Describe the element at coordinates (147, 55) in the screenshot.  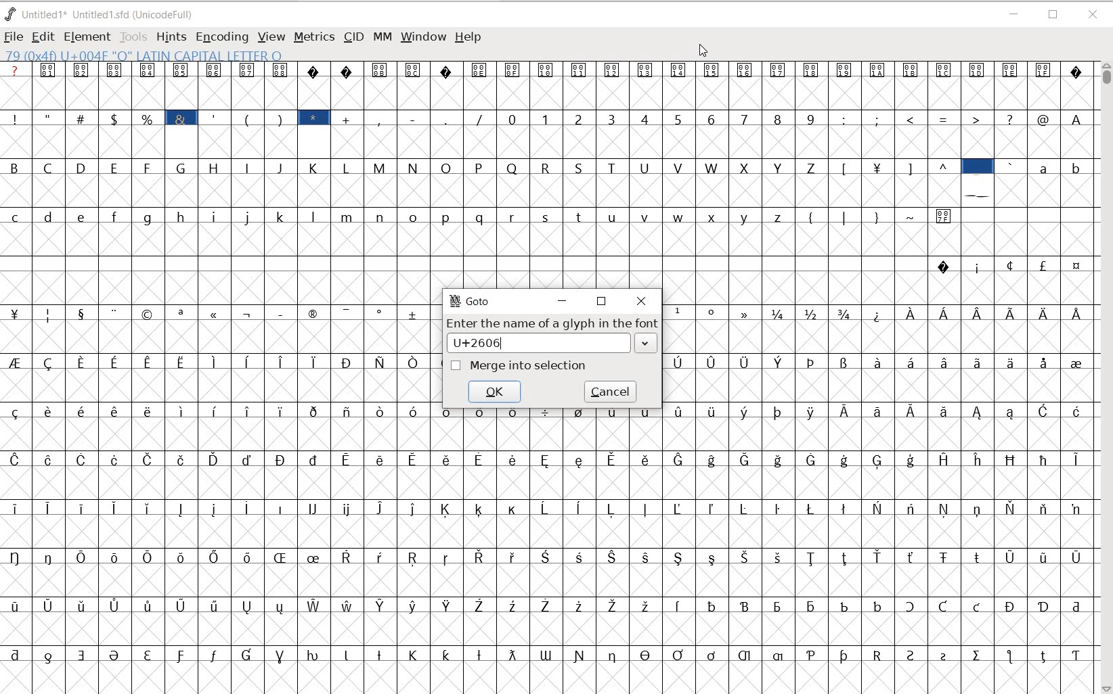
I see `79 (0+4f) U004F "O" LATIN CAPITAL LETTER O` at that location.